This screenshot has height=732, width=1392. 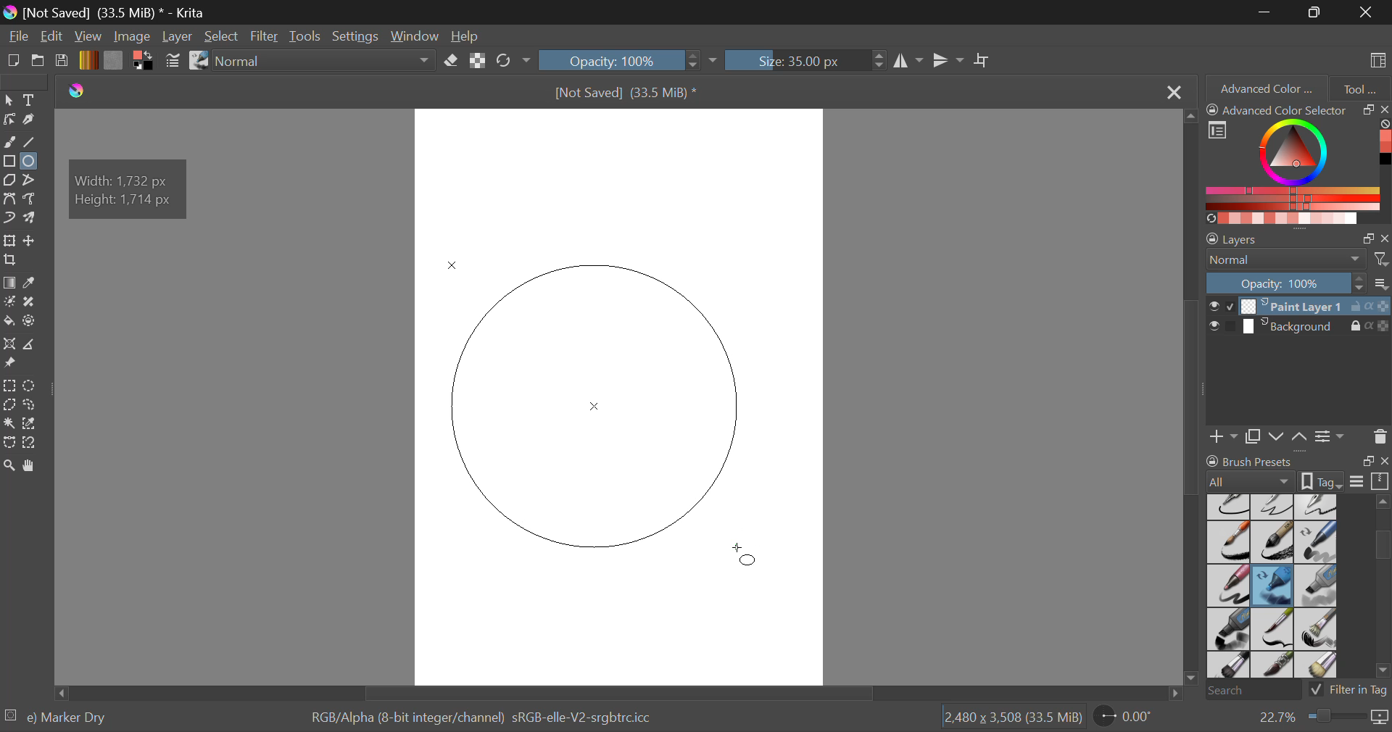 What do you see at coordinates (1330, 436) in the screenshot?
I see `Settings` at bounding box center [1330, 436].